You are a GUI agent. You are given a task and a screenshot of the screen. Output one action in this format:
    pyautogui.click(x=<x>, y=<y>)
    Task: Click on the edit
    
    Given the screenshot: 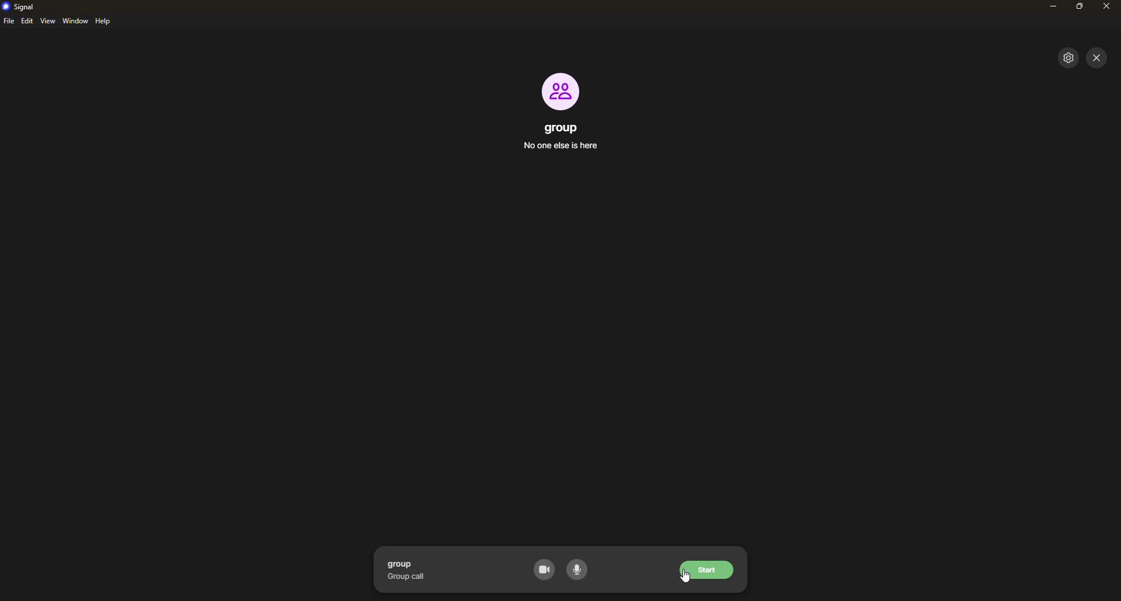 What is the action you would take?
    pyautogui.click(x=27, y=22)
    